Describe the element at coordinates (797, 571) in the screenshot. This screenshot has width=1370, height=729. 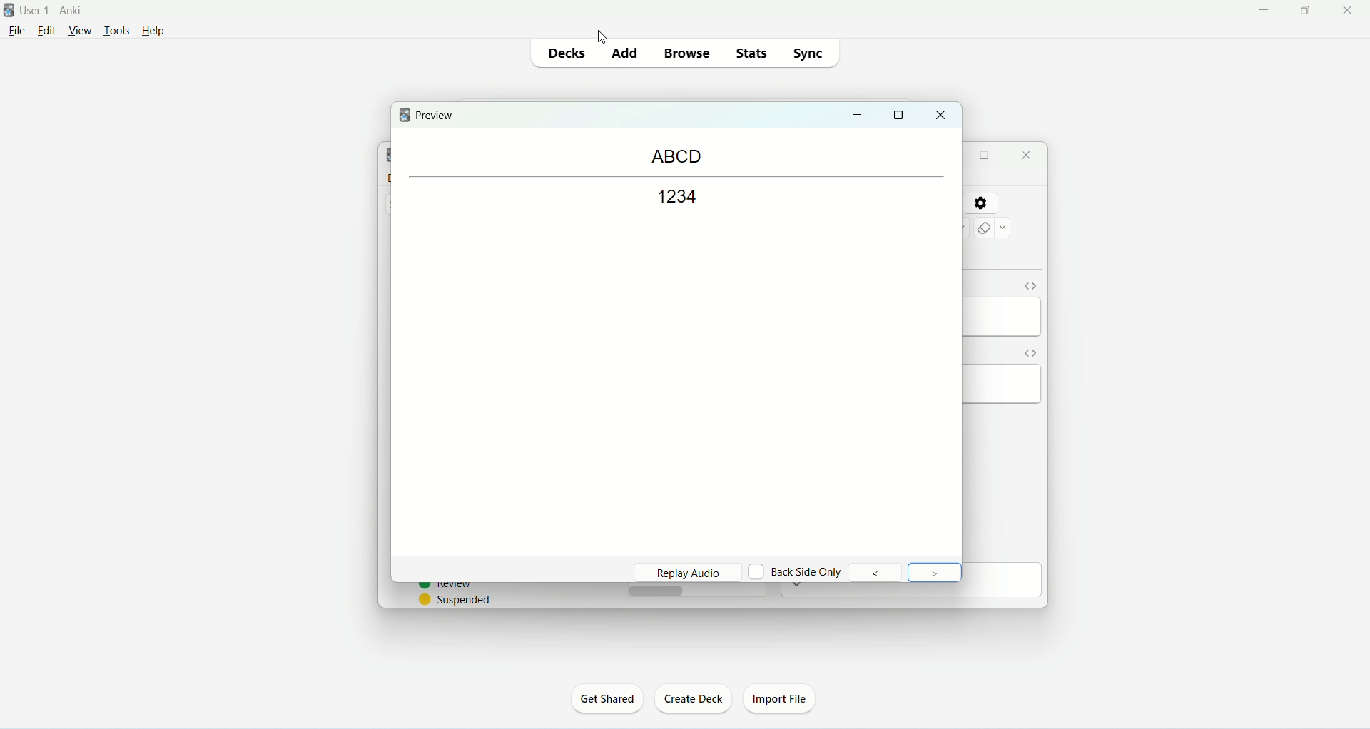
I see `back side only` at that location.